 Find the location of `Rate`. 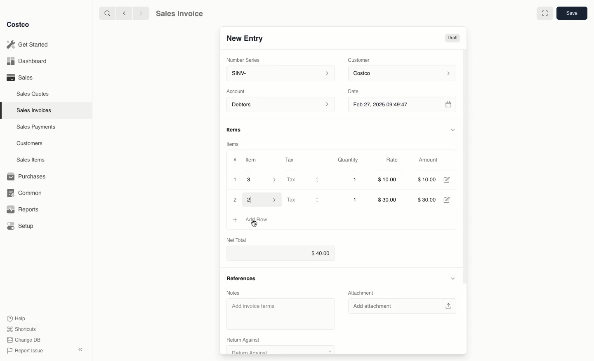

Rate is located at coordinates (393, 160).